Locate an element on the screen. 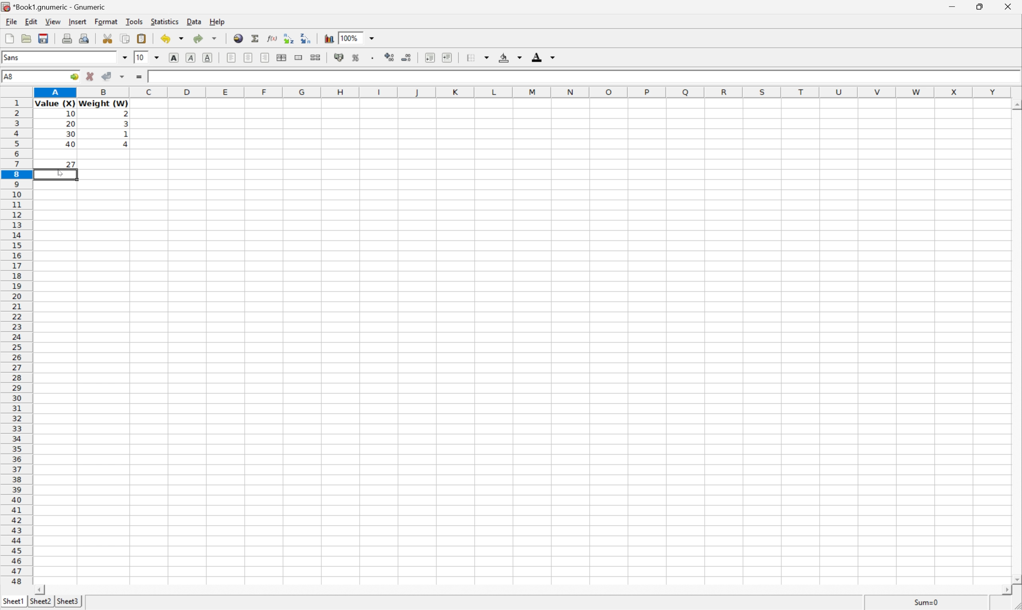 The width and height of the screenshot is (1022, 610). 27 is located at coordinates (70, 164).